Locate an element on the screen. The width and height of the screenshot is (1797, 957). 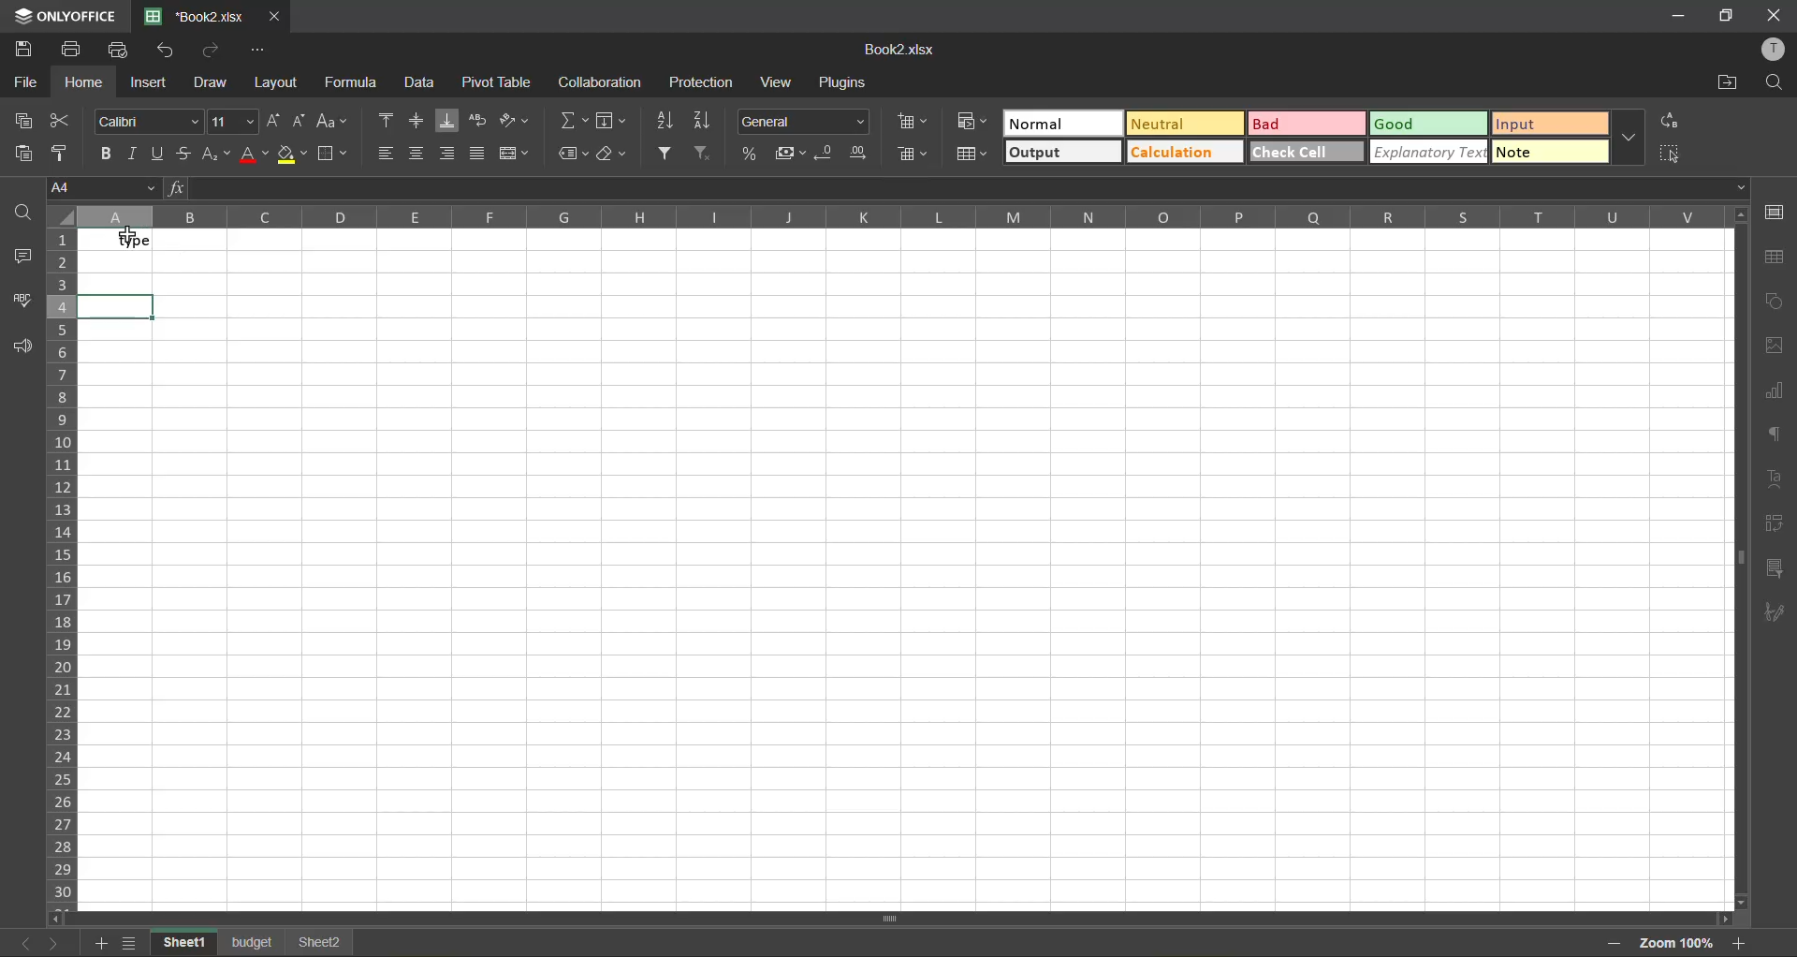
orientation is located at coordinates (519, 121).